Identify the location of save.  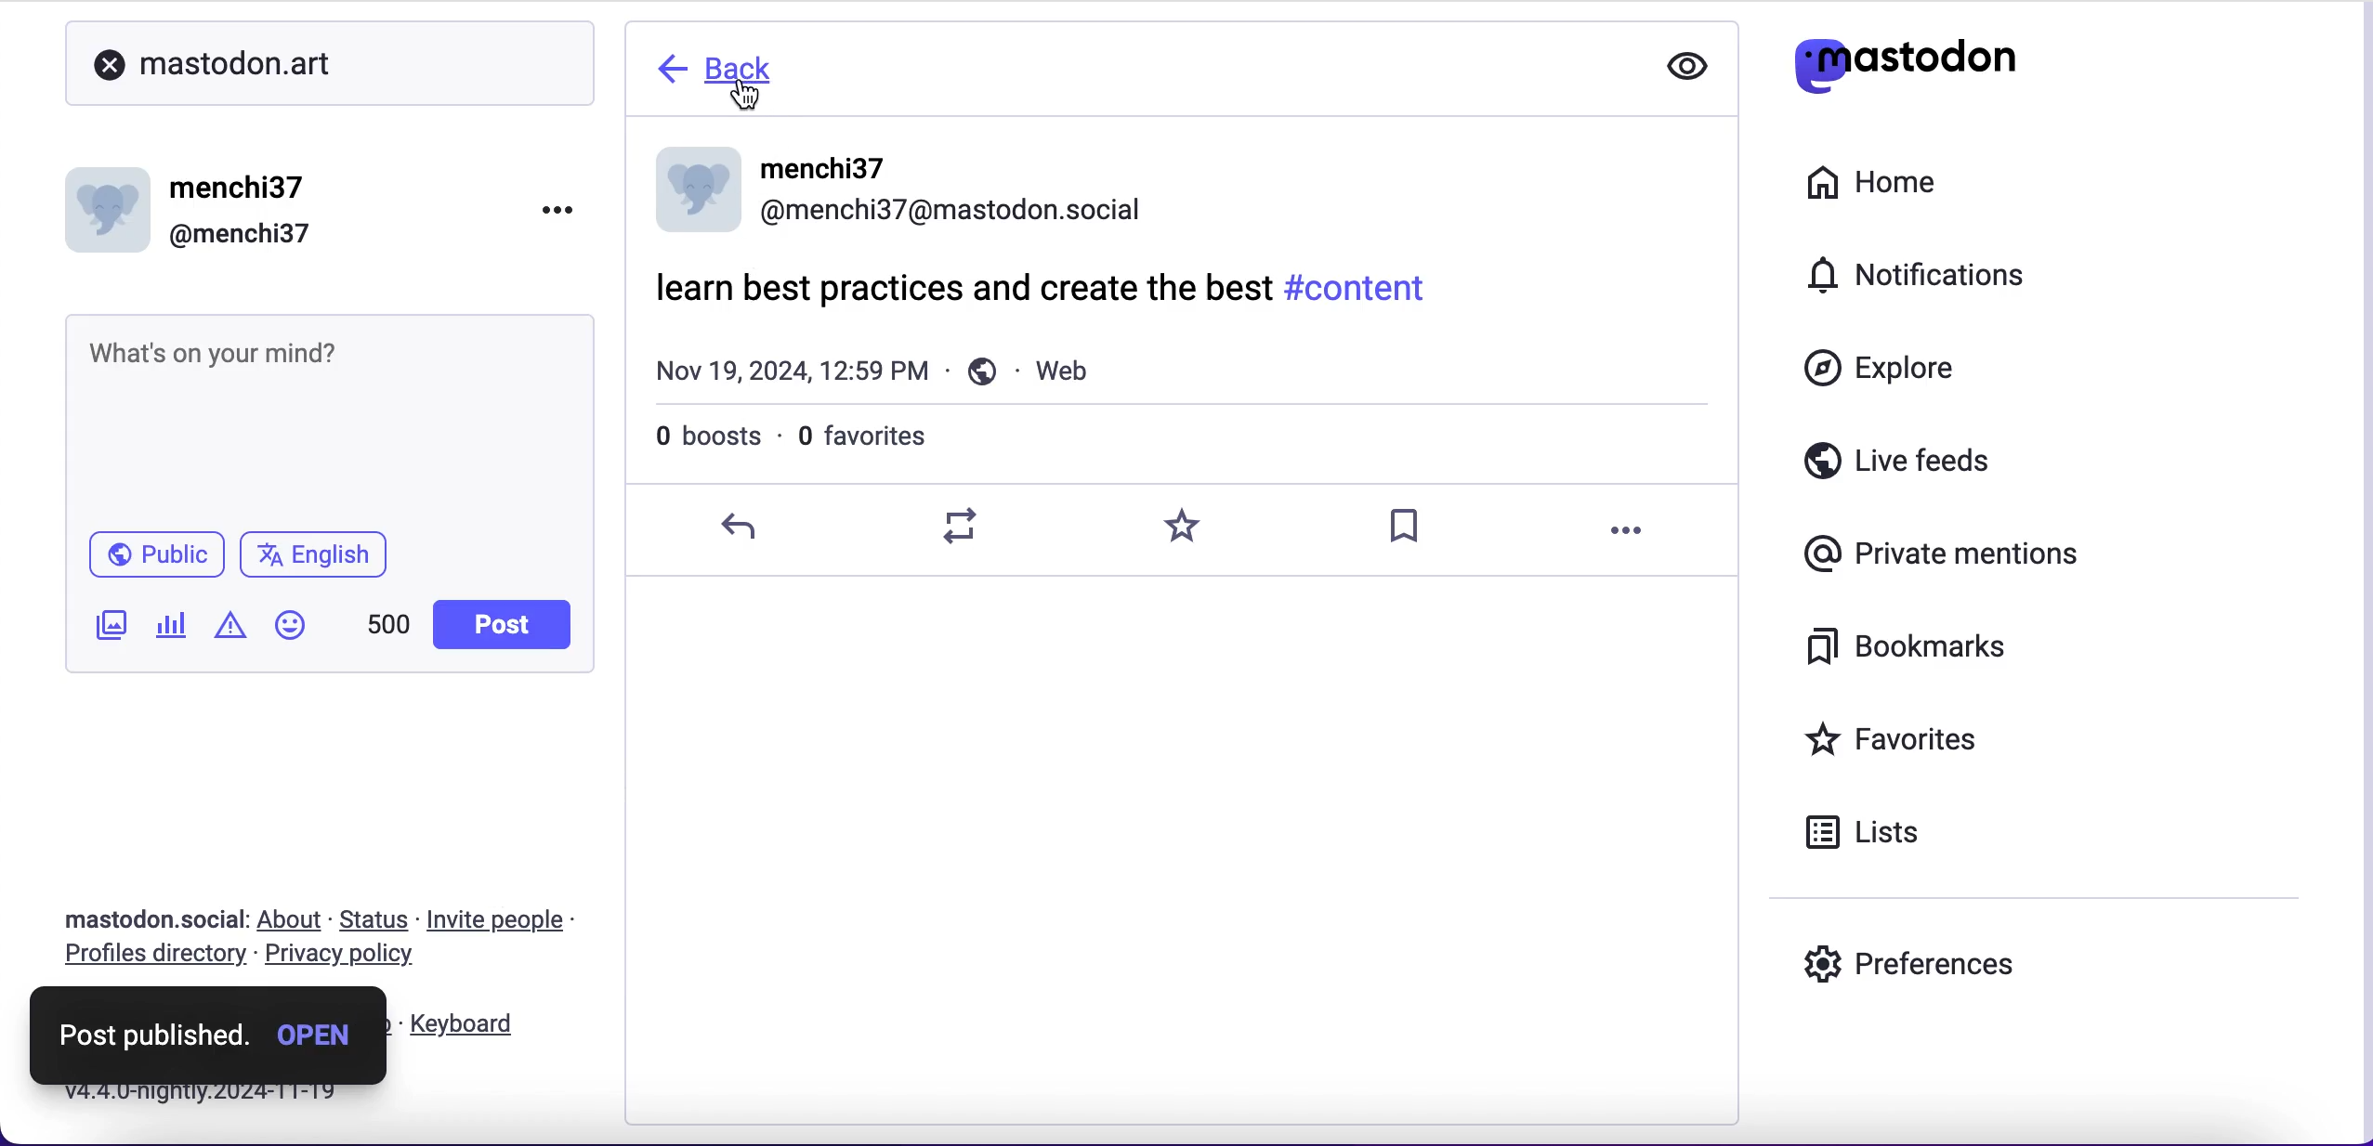
(1410, 527).